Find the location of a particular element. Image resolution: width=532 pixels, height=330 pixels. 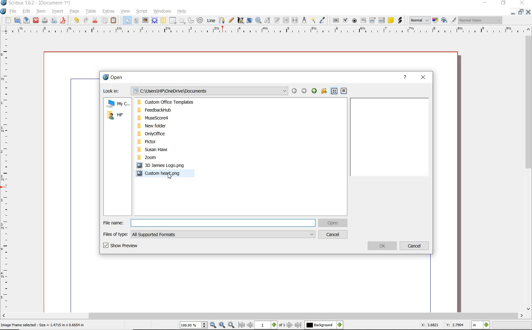

text frame is located at coordinates (136, 21).